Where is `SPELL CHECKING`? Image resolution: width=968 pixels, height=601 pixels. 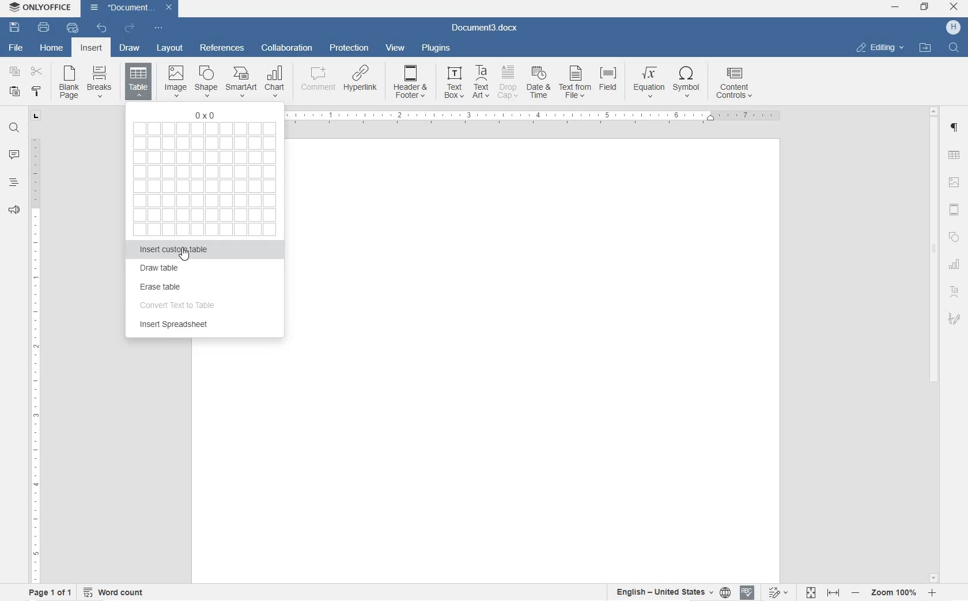
SPELL CHECKING is located at coordinates (746, 593).